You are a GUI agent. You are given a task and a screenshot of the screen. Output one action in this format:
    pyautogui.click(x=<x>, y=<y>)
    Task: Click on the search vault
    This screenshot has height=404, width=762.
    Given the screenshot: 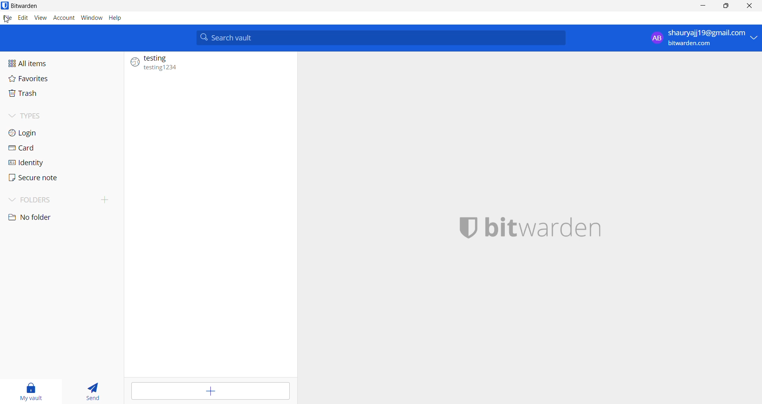 What is the action you would take?
    pyautogui.click(x=380, y=38)
    